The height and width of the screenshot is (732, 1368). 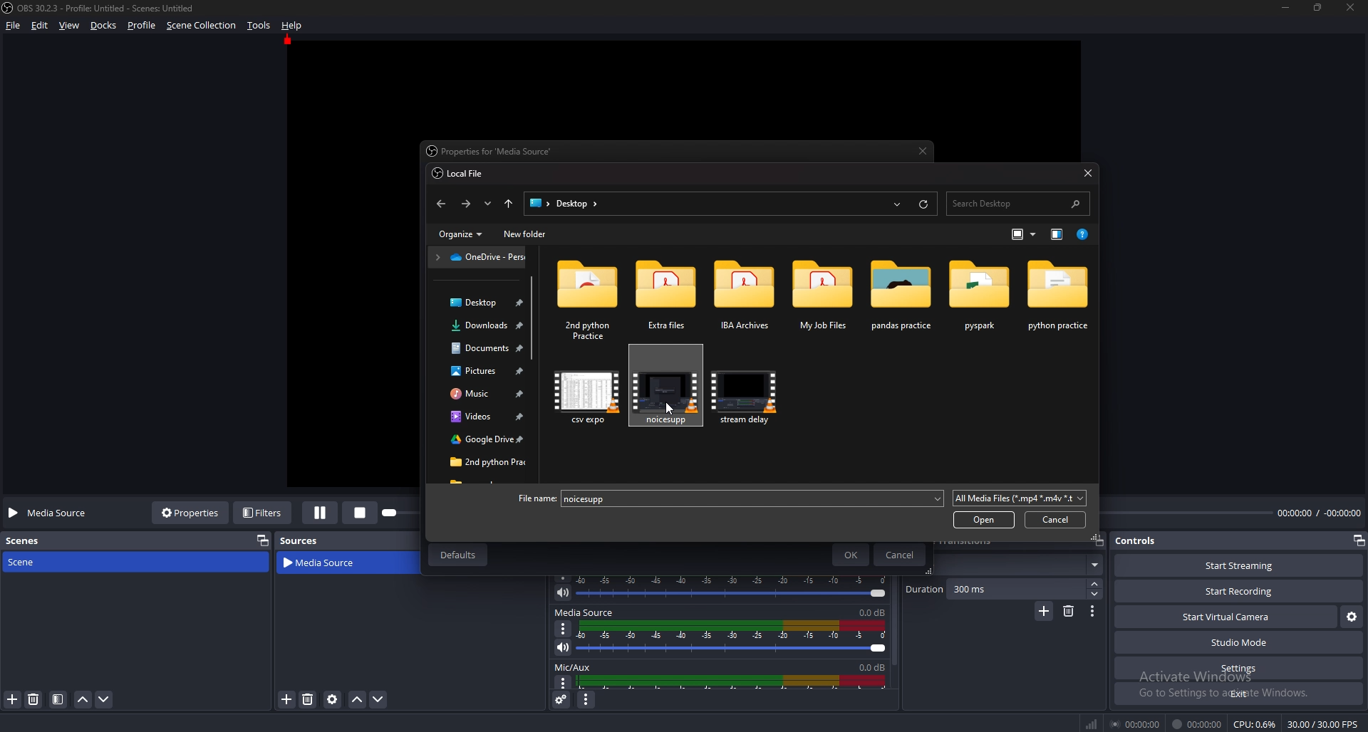 What do you see at coordinates (1240, 694) in the screenshot?
I see ` Exit` at bounding box center [1240, 694].